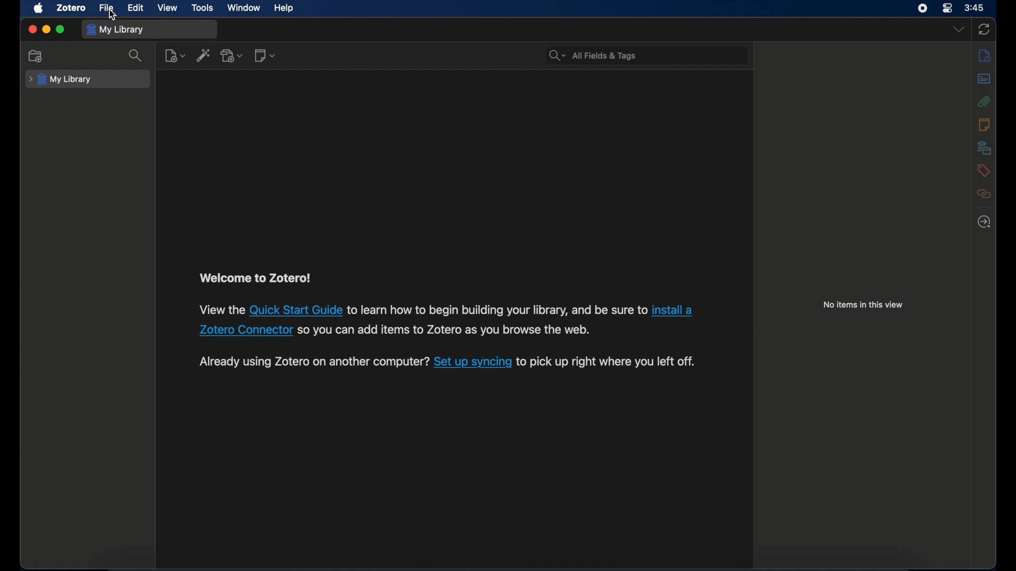  I want to click on new item, so click(175, 56).